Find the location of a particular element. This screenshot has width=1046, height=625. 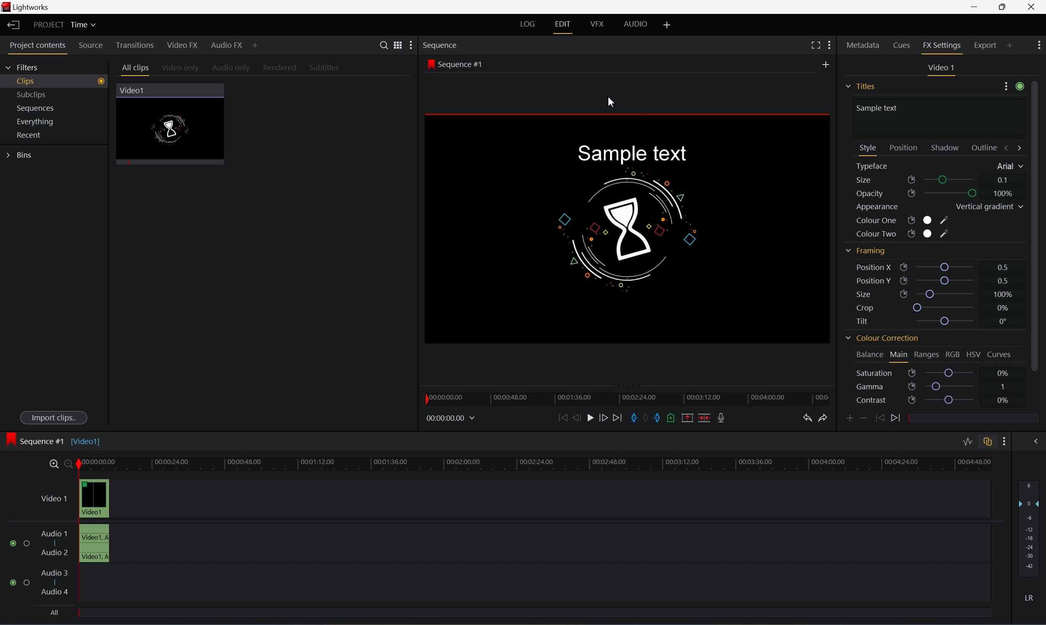

saturation is located at coordinates (884, 373).